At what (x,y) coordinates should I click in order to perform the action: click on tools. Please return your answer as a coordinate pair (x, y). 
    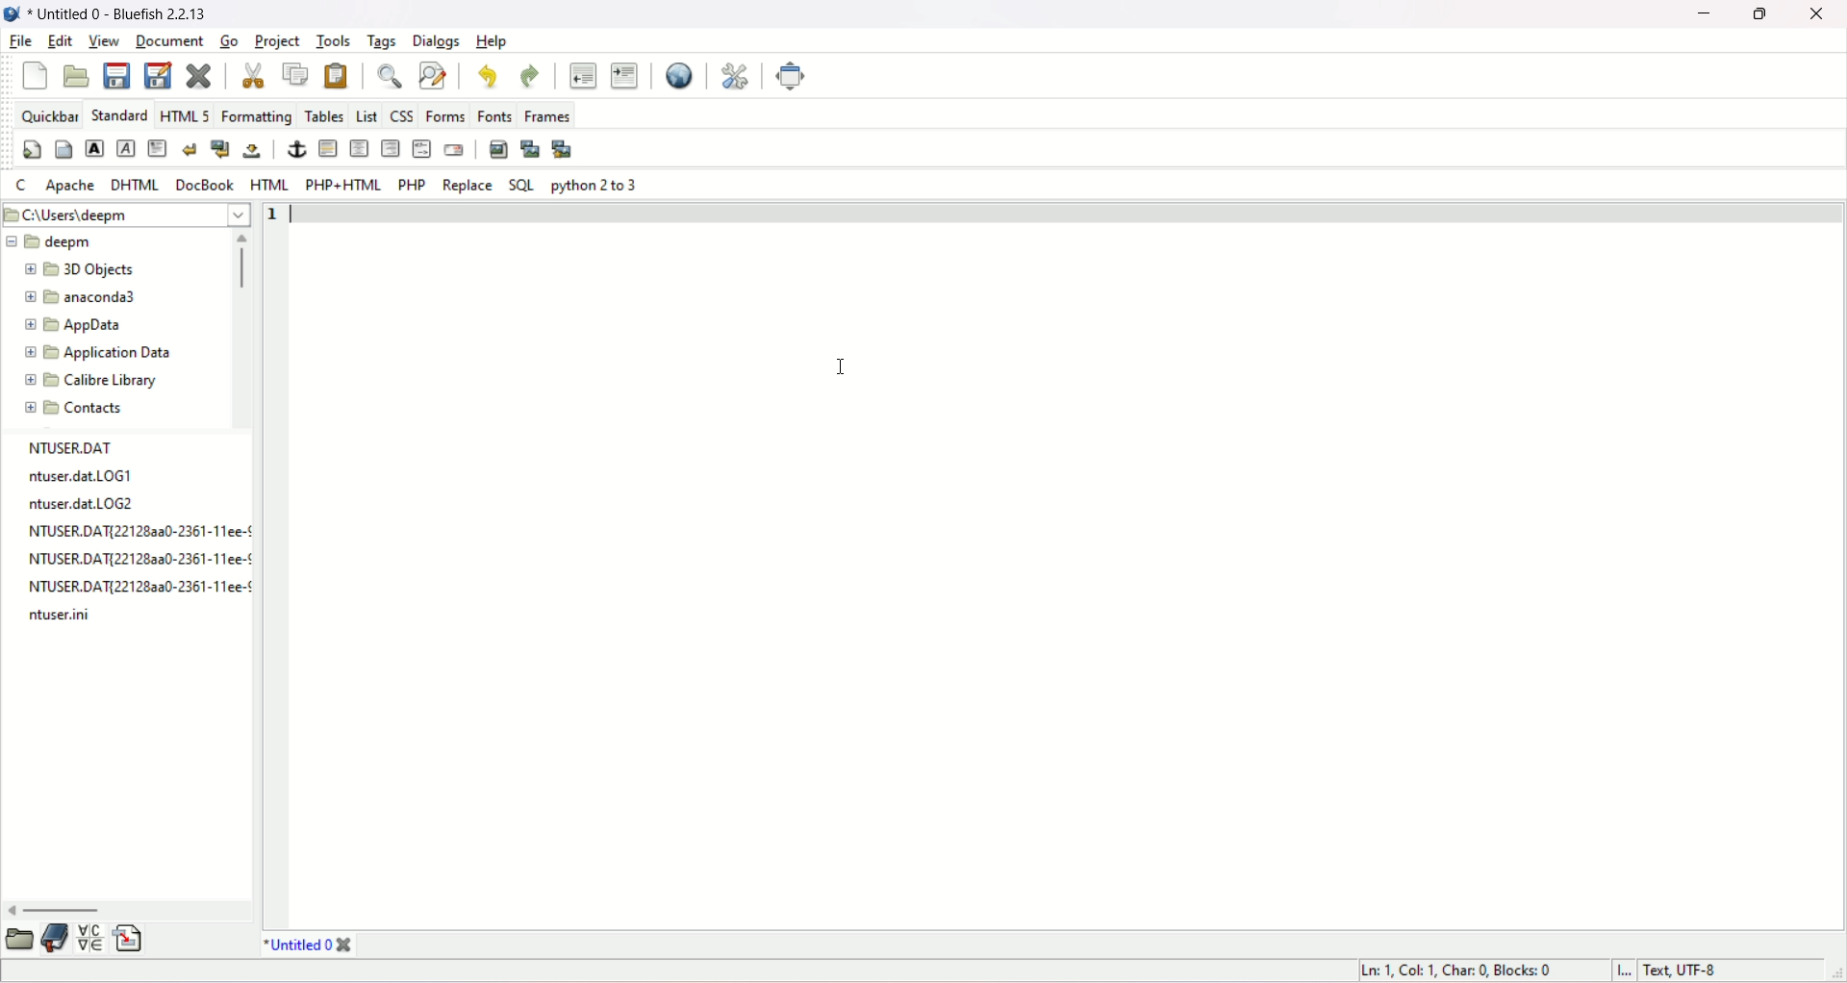
    Looking at the image, I should click on (335, 41).